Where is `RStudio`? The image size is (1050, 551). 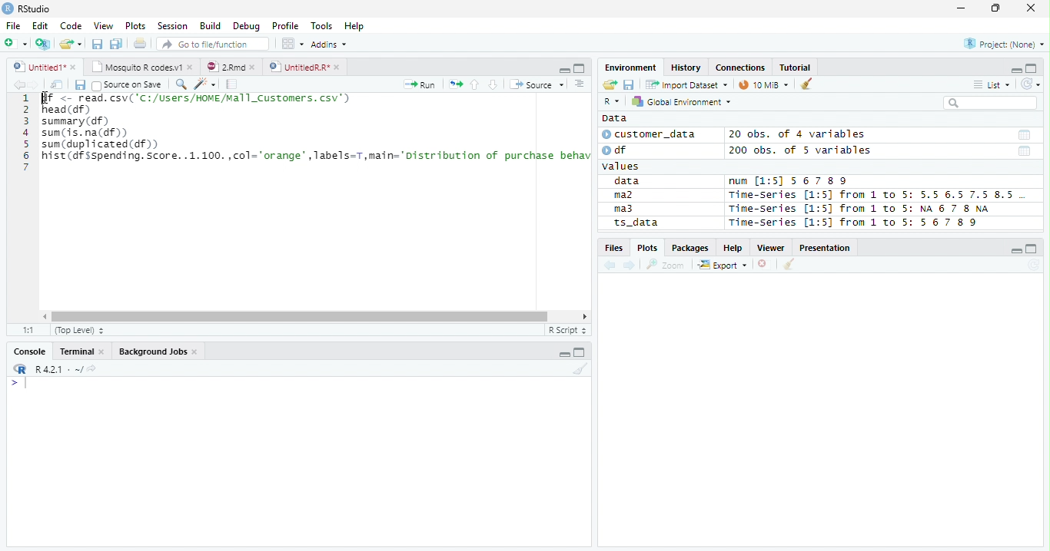
RStudio is located at coordinates (27, 9).